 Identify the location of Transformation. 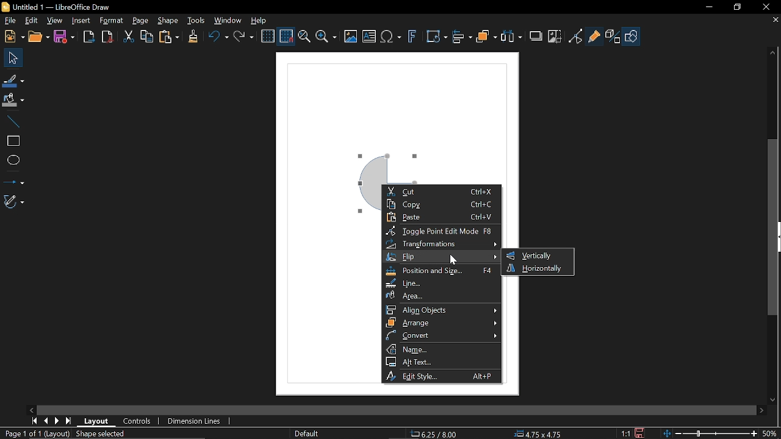
(441, 244).